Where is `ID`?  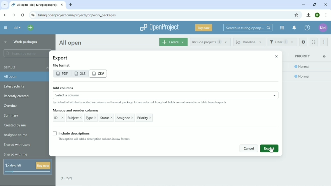
ID is located at coordinates (59, 118).